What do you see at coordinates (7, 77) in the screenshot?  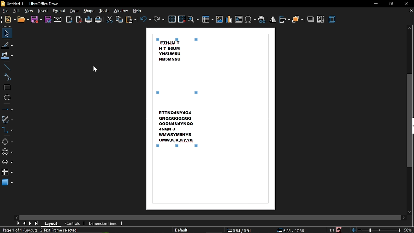 I see `curve` at bounding box center [7, 77].